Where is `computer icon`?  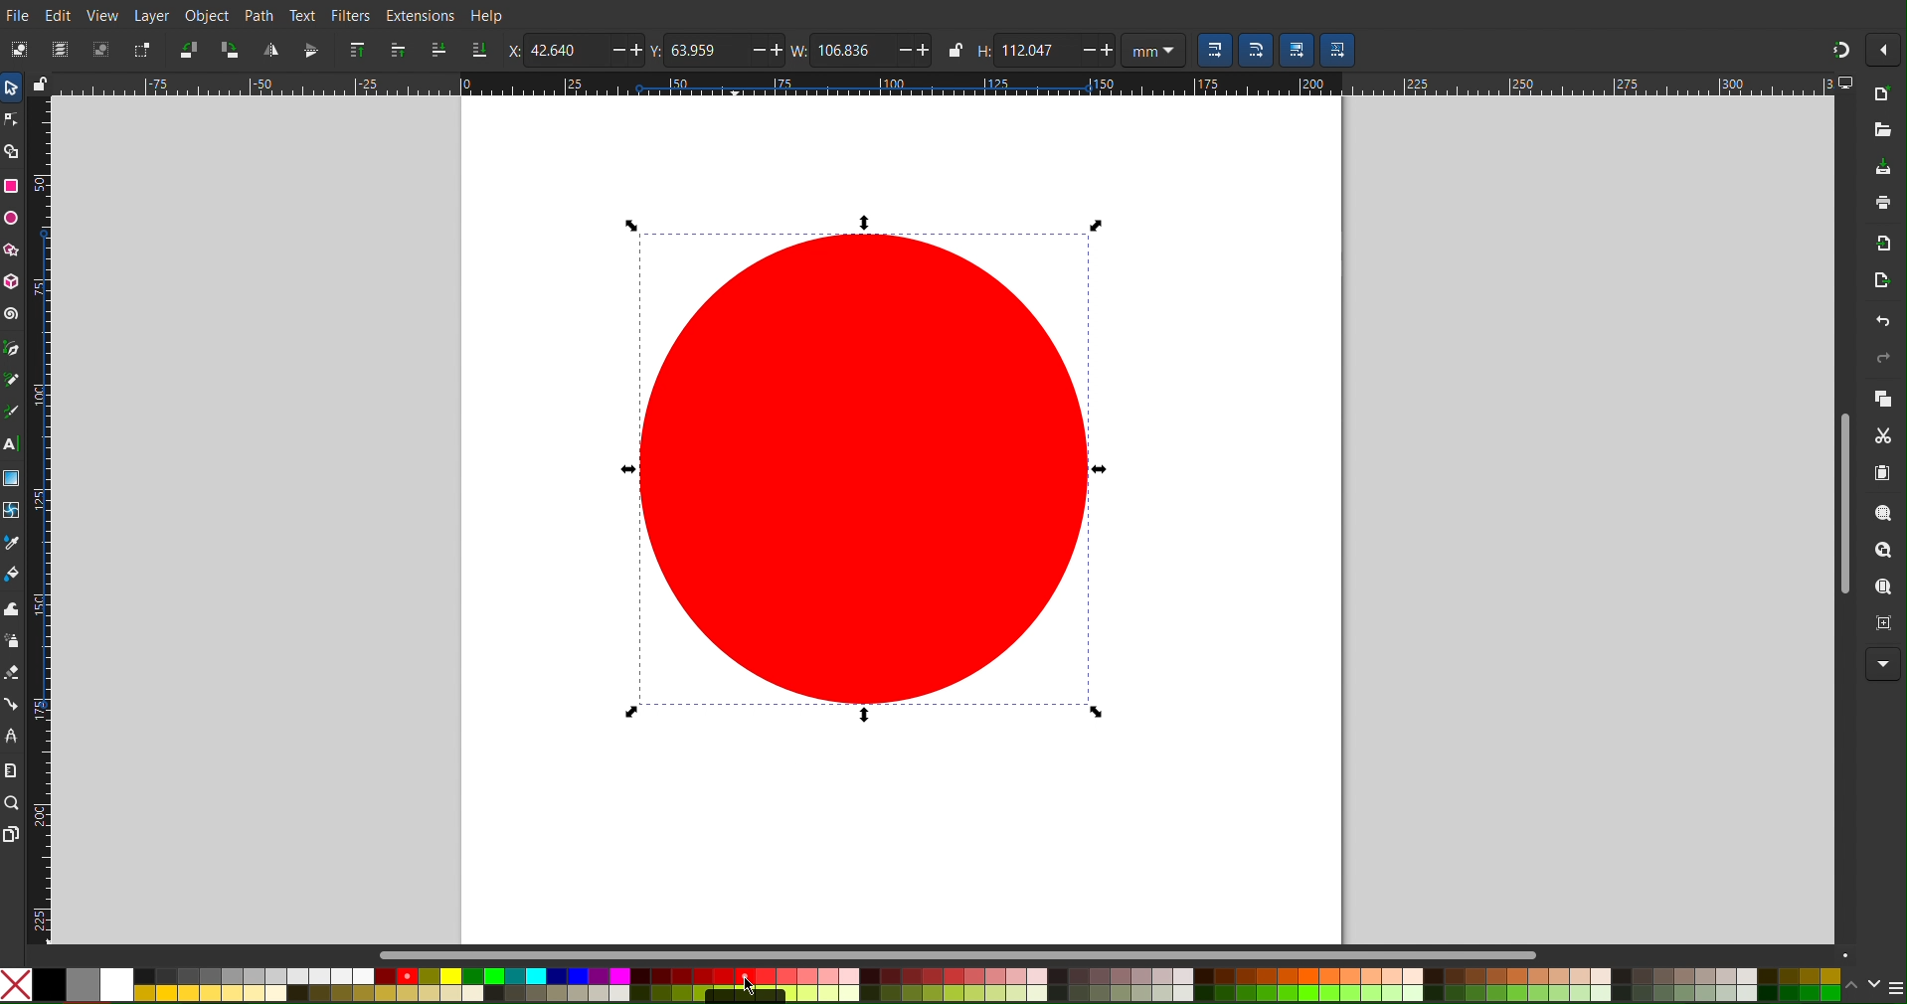
computer icon is located at coordinates (1847, 84).